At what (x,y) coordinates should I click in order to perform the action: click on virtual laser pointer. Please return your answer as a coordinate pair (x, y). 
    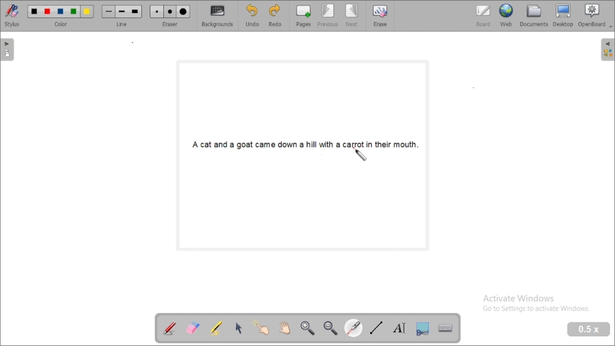
    Looking at the image, I should click on (360, 154).